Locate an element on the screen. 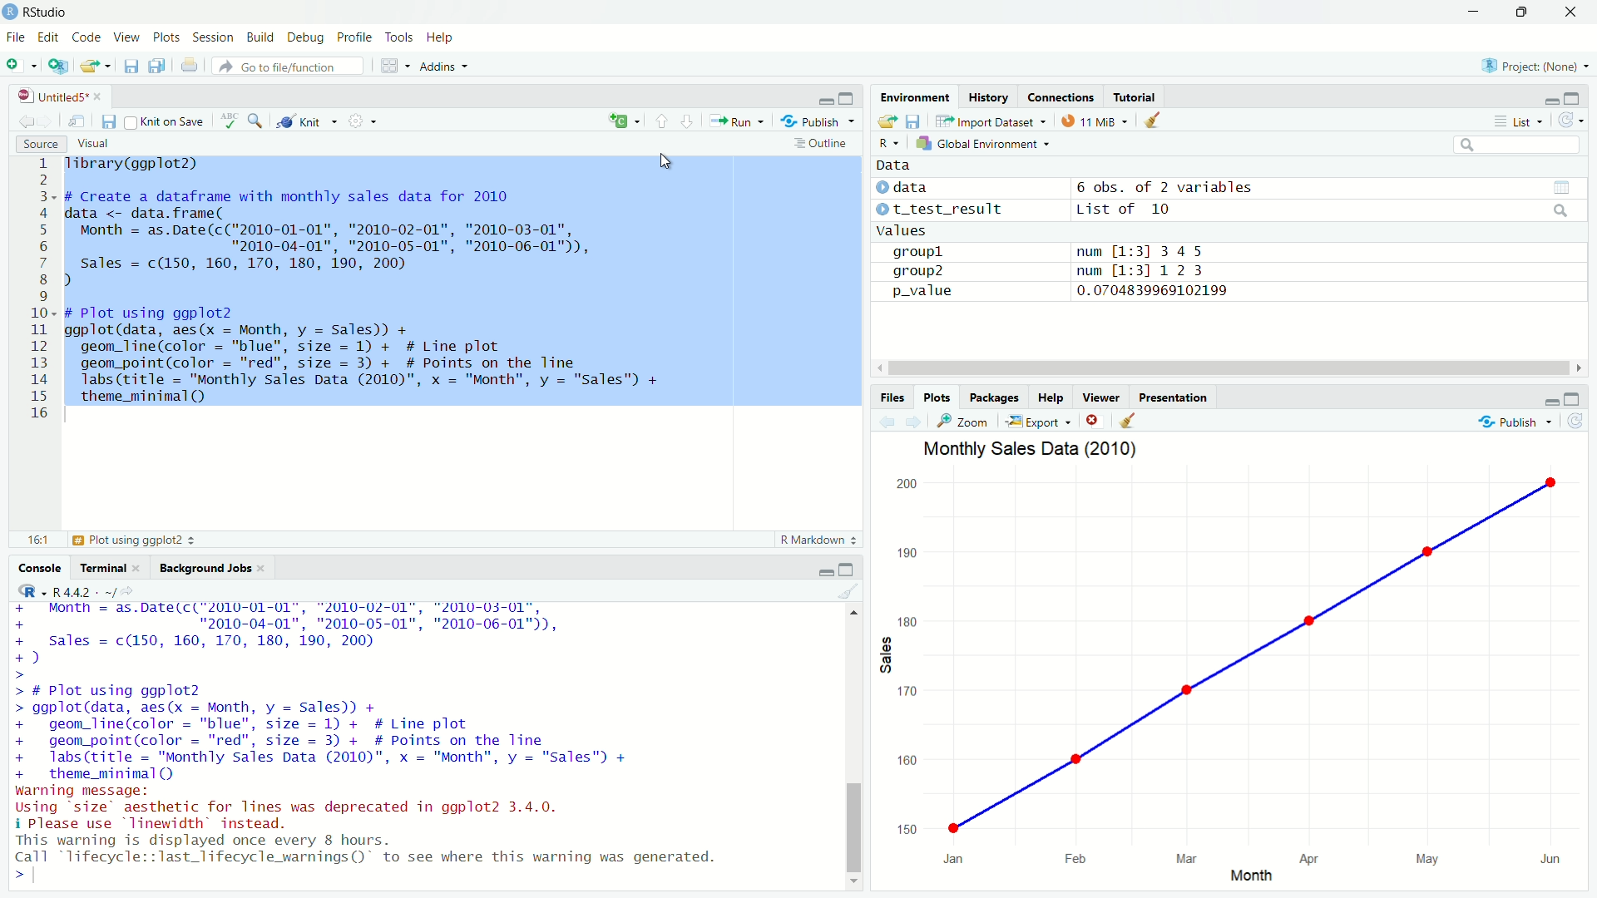 The width and height of the screenshot is (1597, 898). Project: (None)  is located at coordinates (1539, 63).